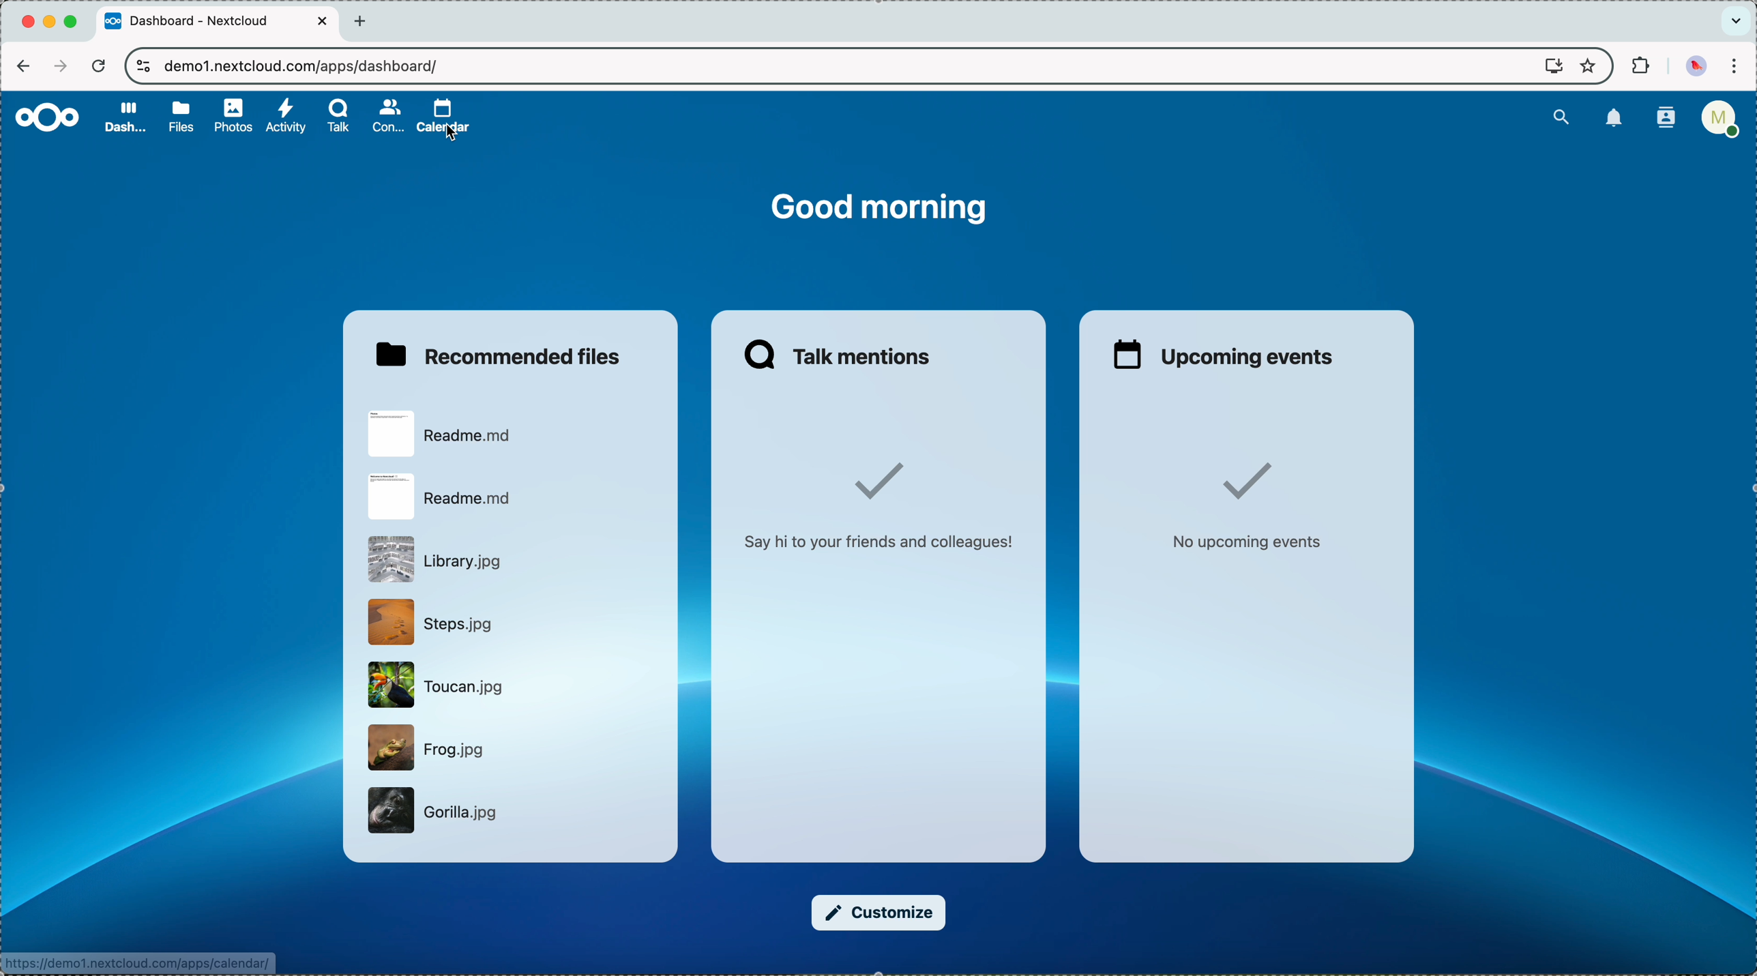 The width and height of the screenshot is (1757, 976). I want to click on navigate foward, so click(58, 66).